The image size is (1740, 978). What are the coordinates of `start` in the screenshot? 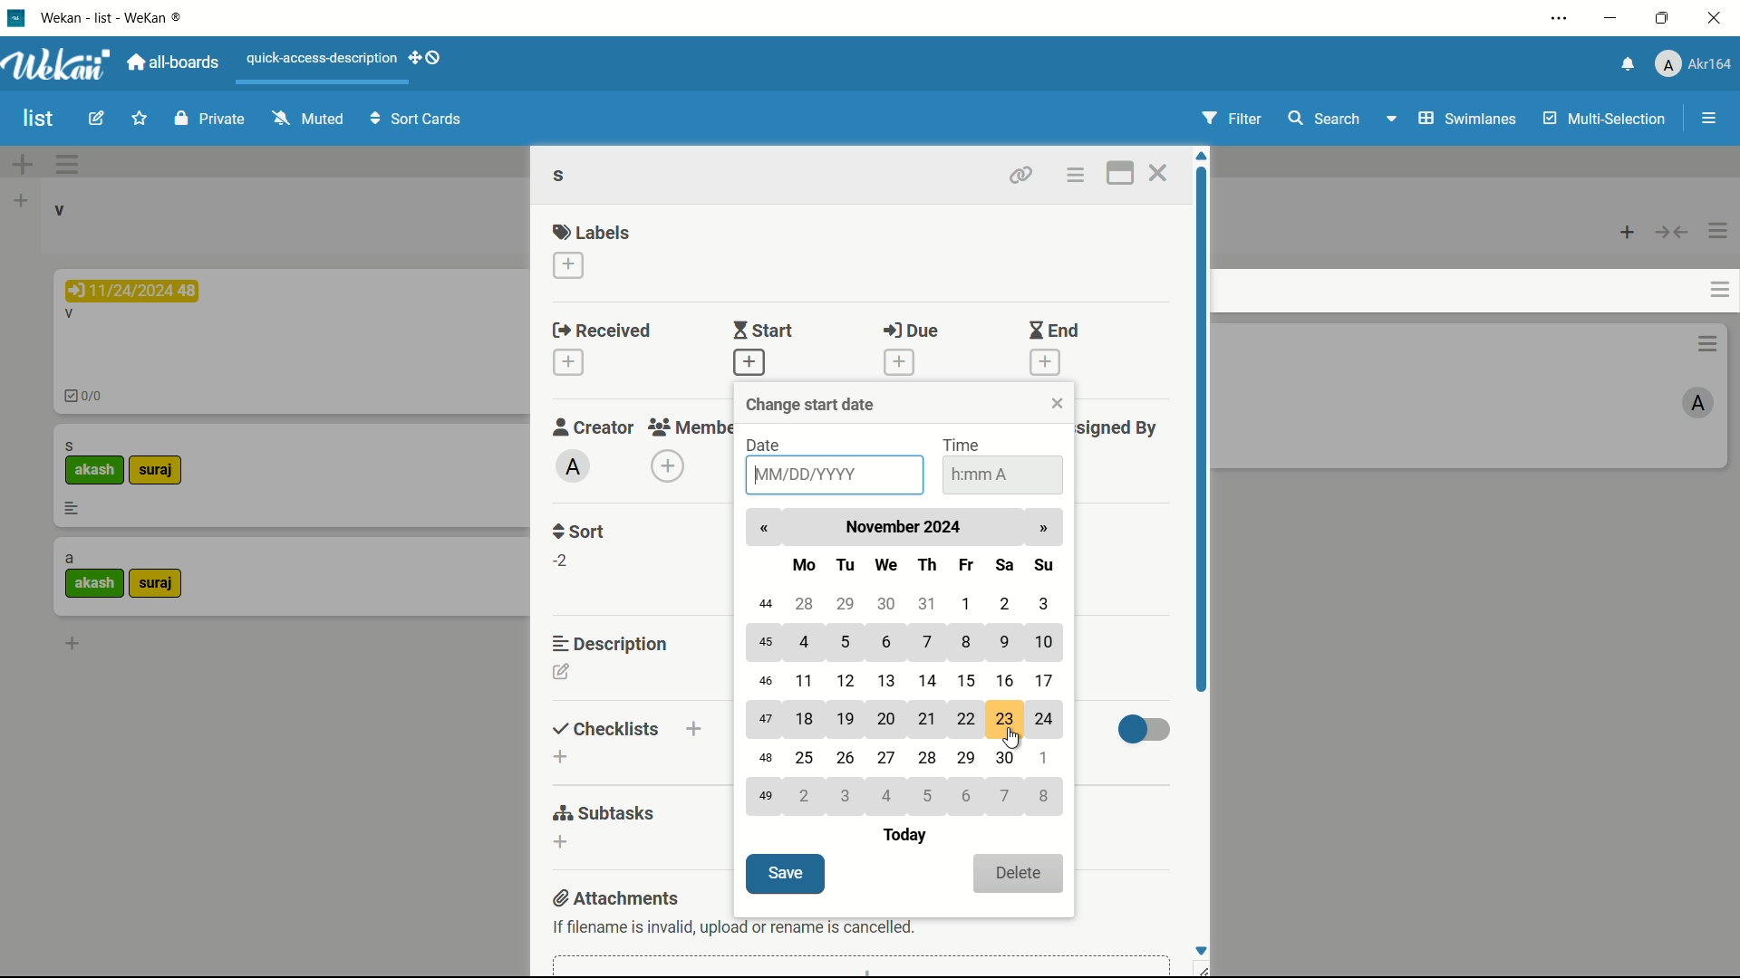 It's located at (768, 331).